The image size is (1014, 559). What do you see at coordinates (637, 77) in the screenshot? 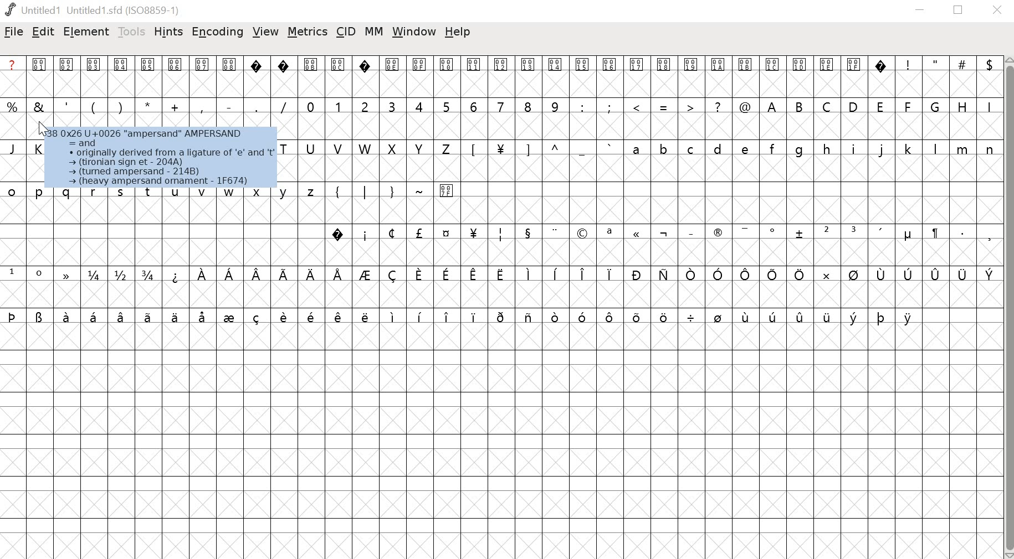
I see `0017` at bounding box center [637, 77].